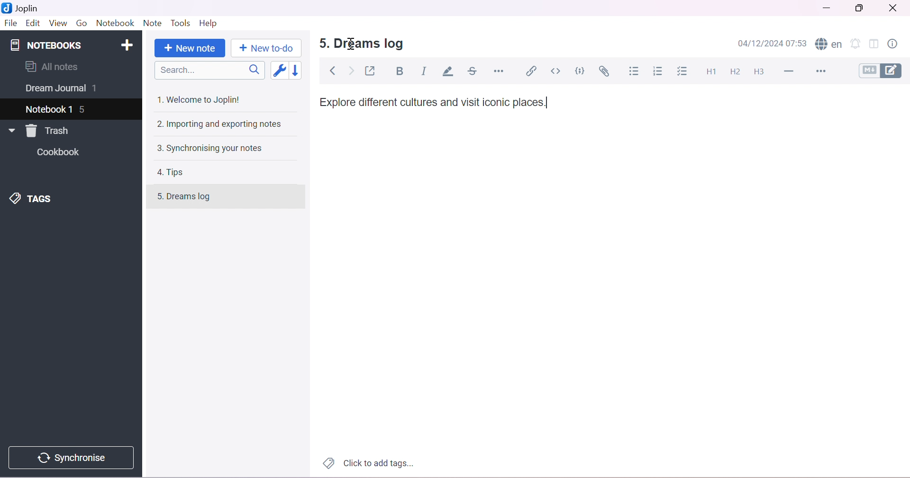  Describe the element at coordinates (82, 22) in the screenshot. I see `Go` at that location.